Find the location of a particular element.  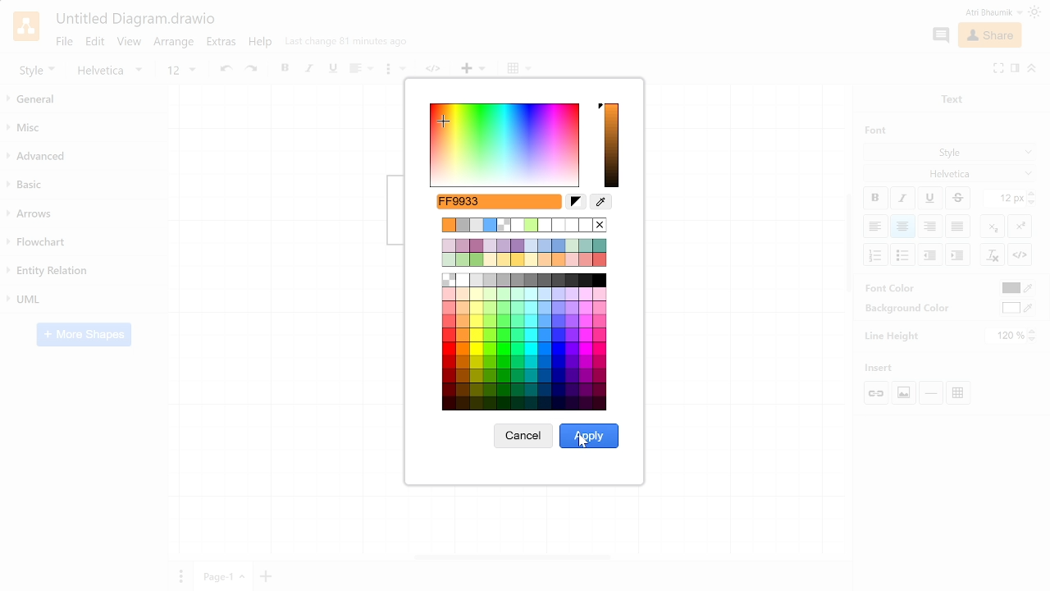

font color is located at coordinates (892, 287).